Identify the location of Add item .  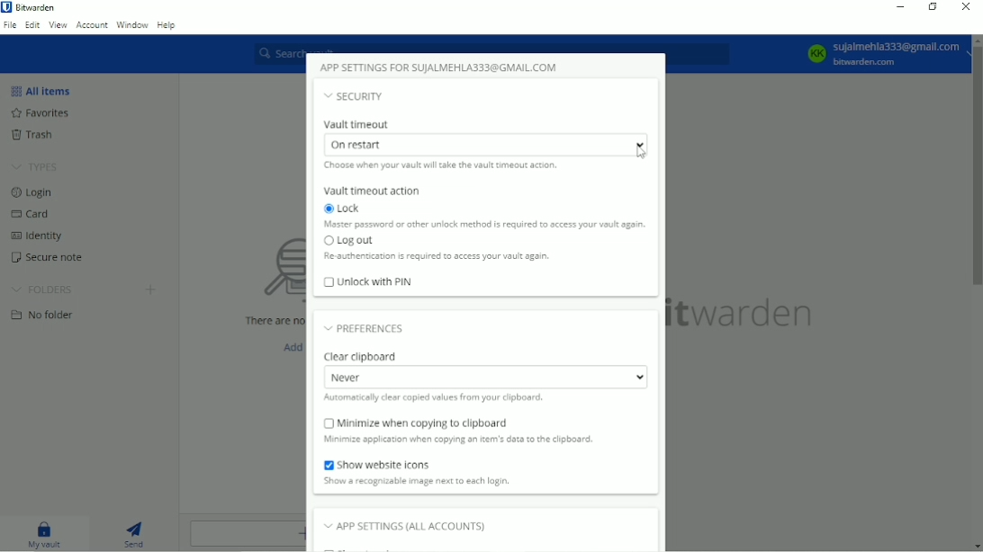
(288, 346).